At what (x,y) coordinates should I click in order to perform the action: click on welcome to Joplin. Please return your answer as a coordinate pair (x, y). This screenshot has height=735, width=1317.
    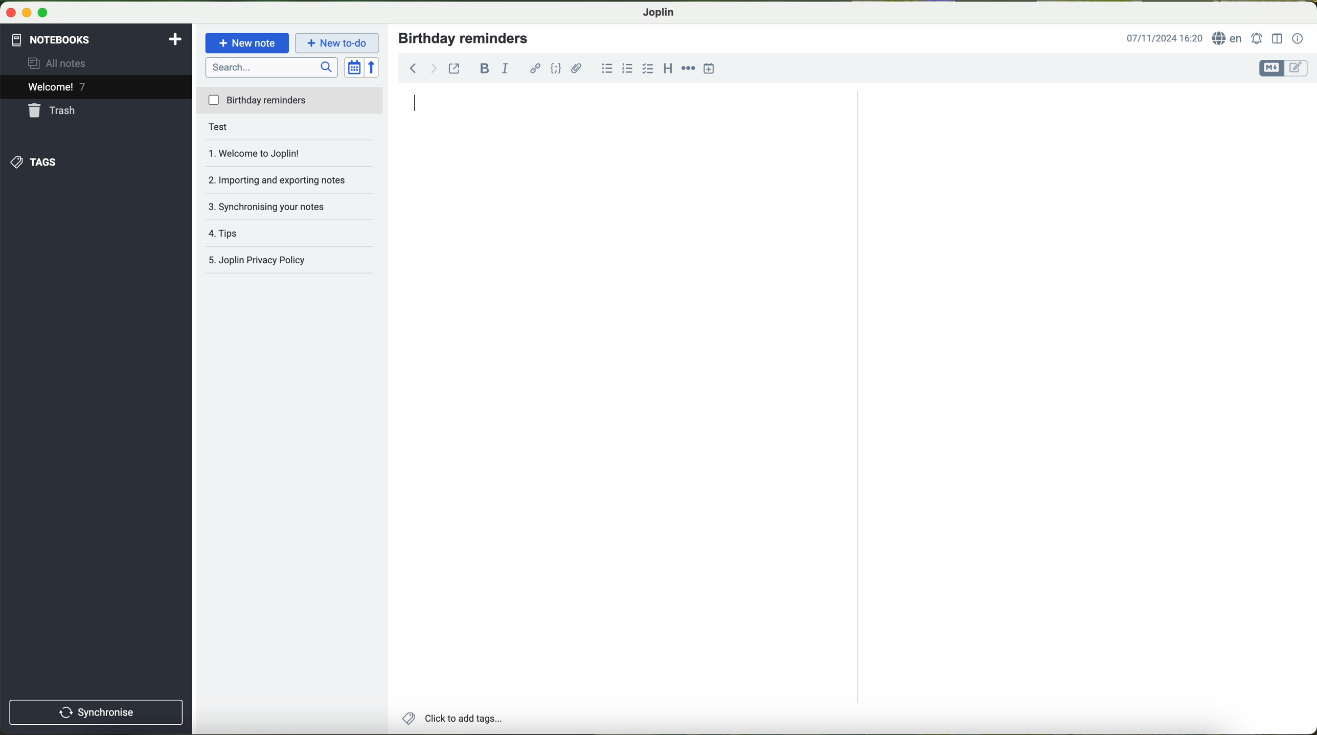
    Looking at the image, I should click on (268, 153).